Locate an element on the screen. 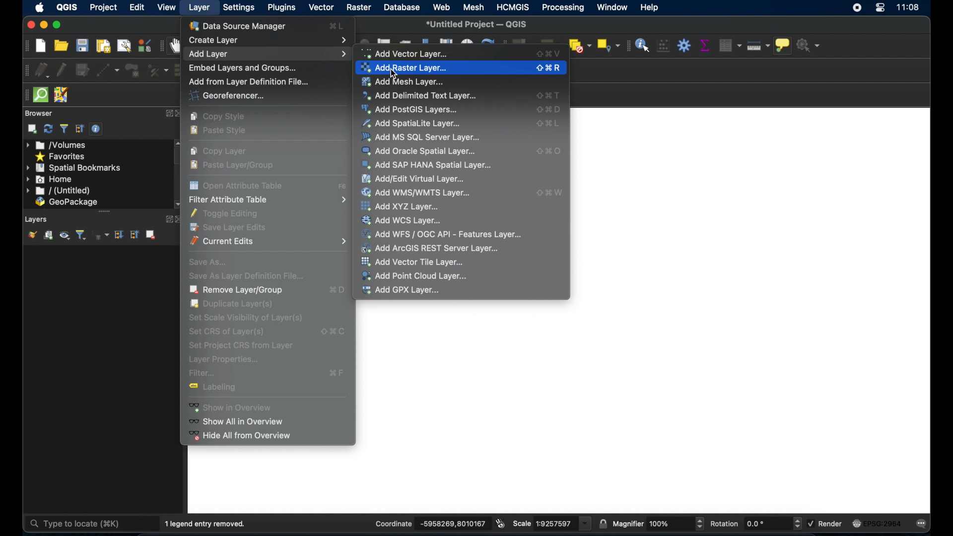 The width and height of the screenshot is (953, 536). filter attribute table is located at coordinates (267, 200).